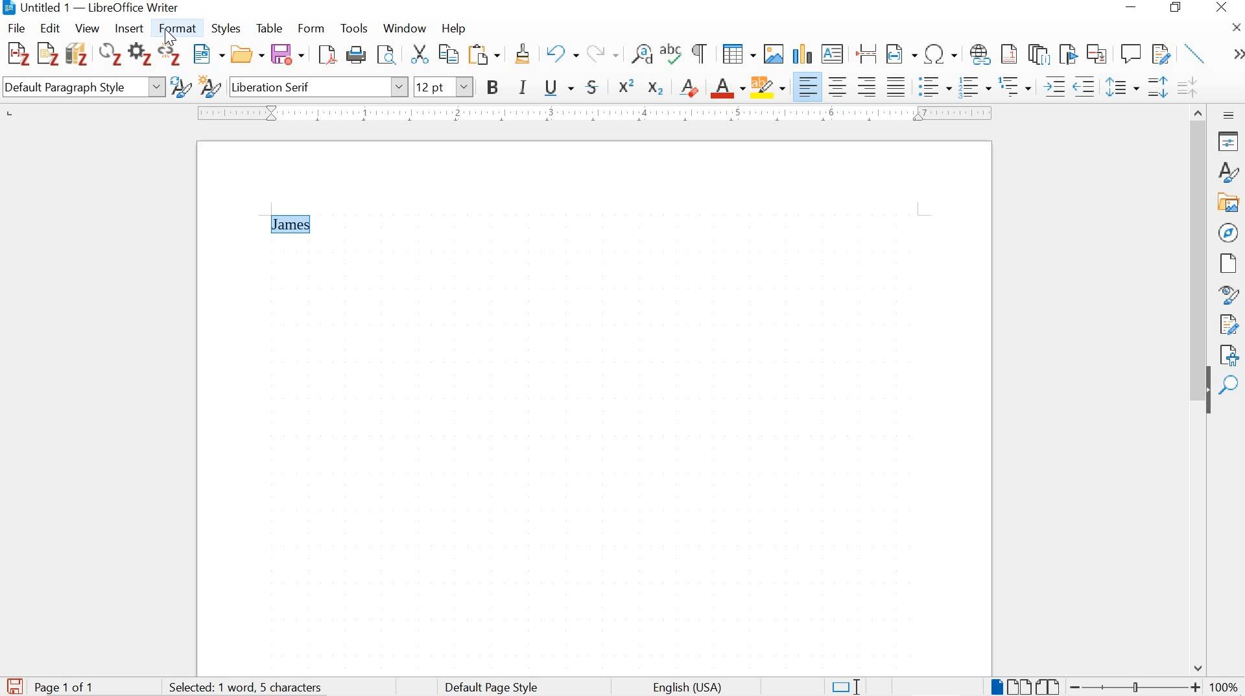 Image resolution: width=1245 pixels, height=696 pixels. What do you see at coordinates (1049, 686) in the screenshot?
I see `book view` at bounding box center [1049, 686].